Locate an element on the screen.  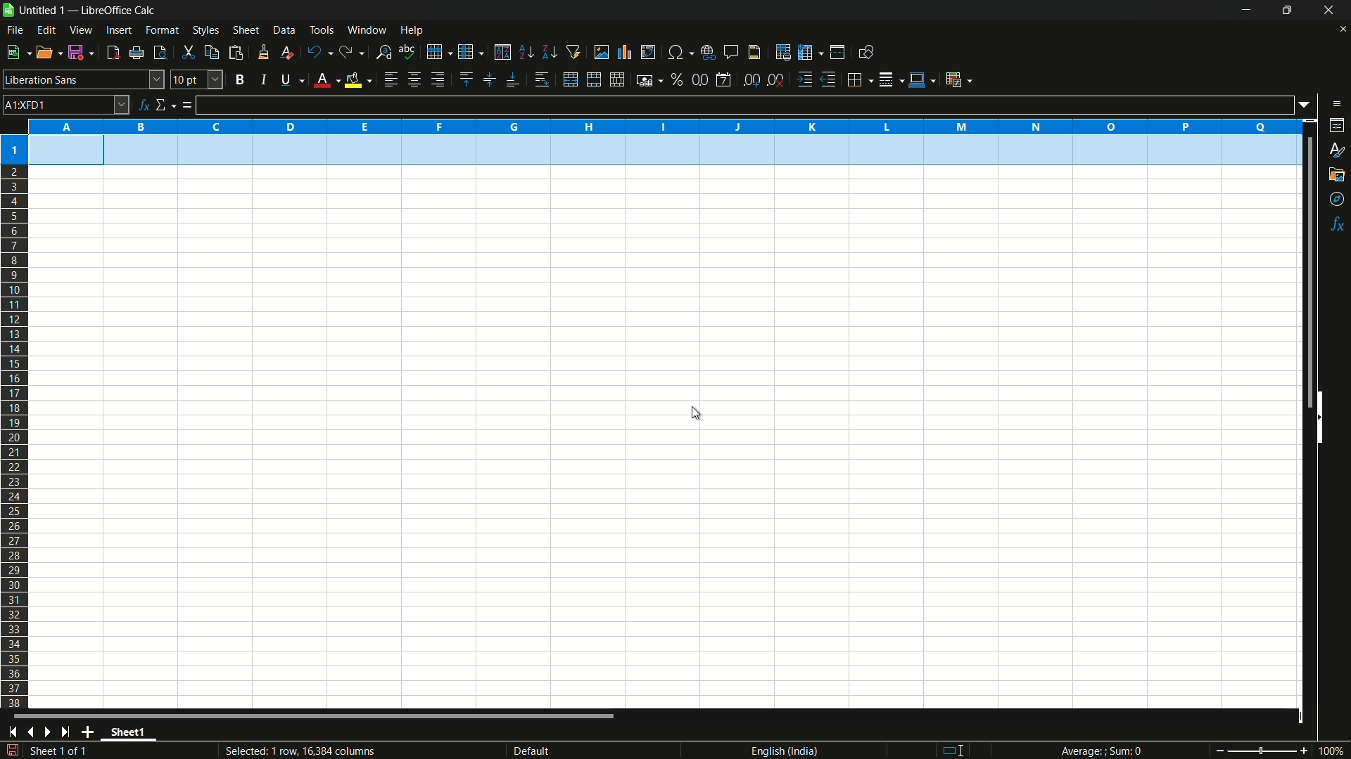
font color is located at coordinates (324, 81).